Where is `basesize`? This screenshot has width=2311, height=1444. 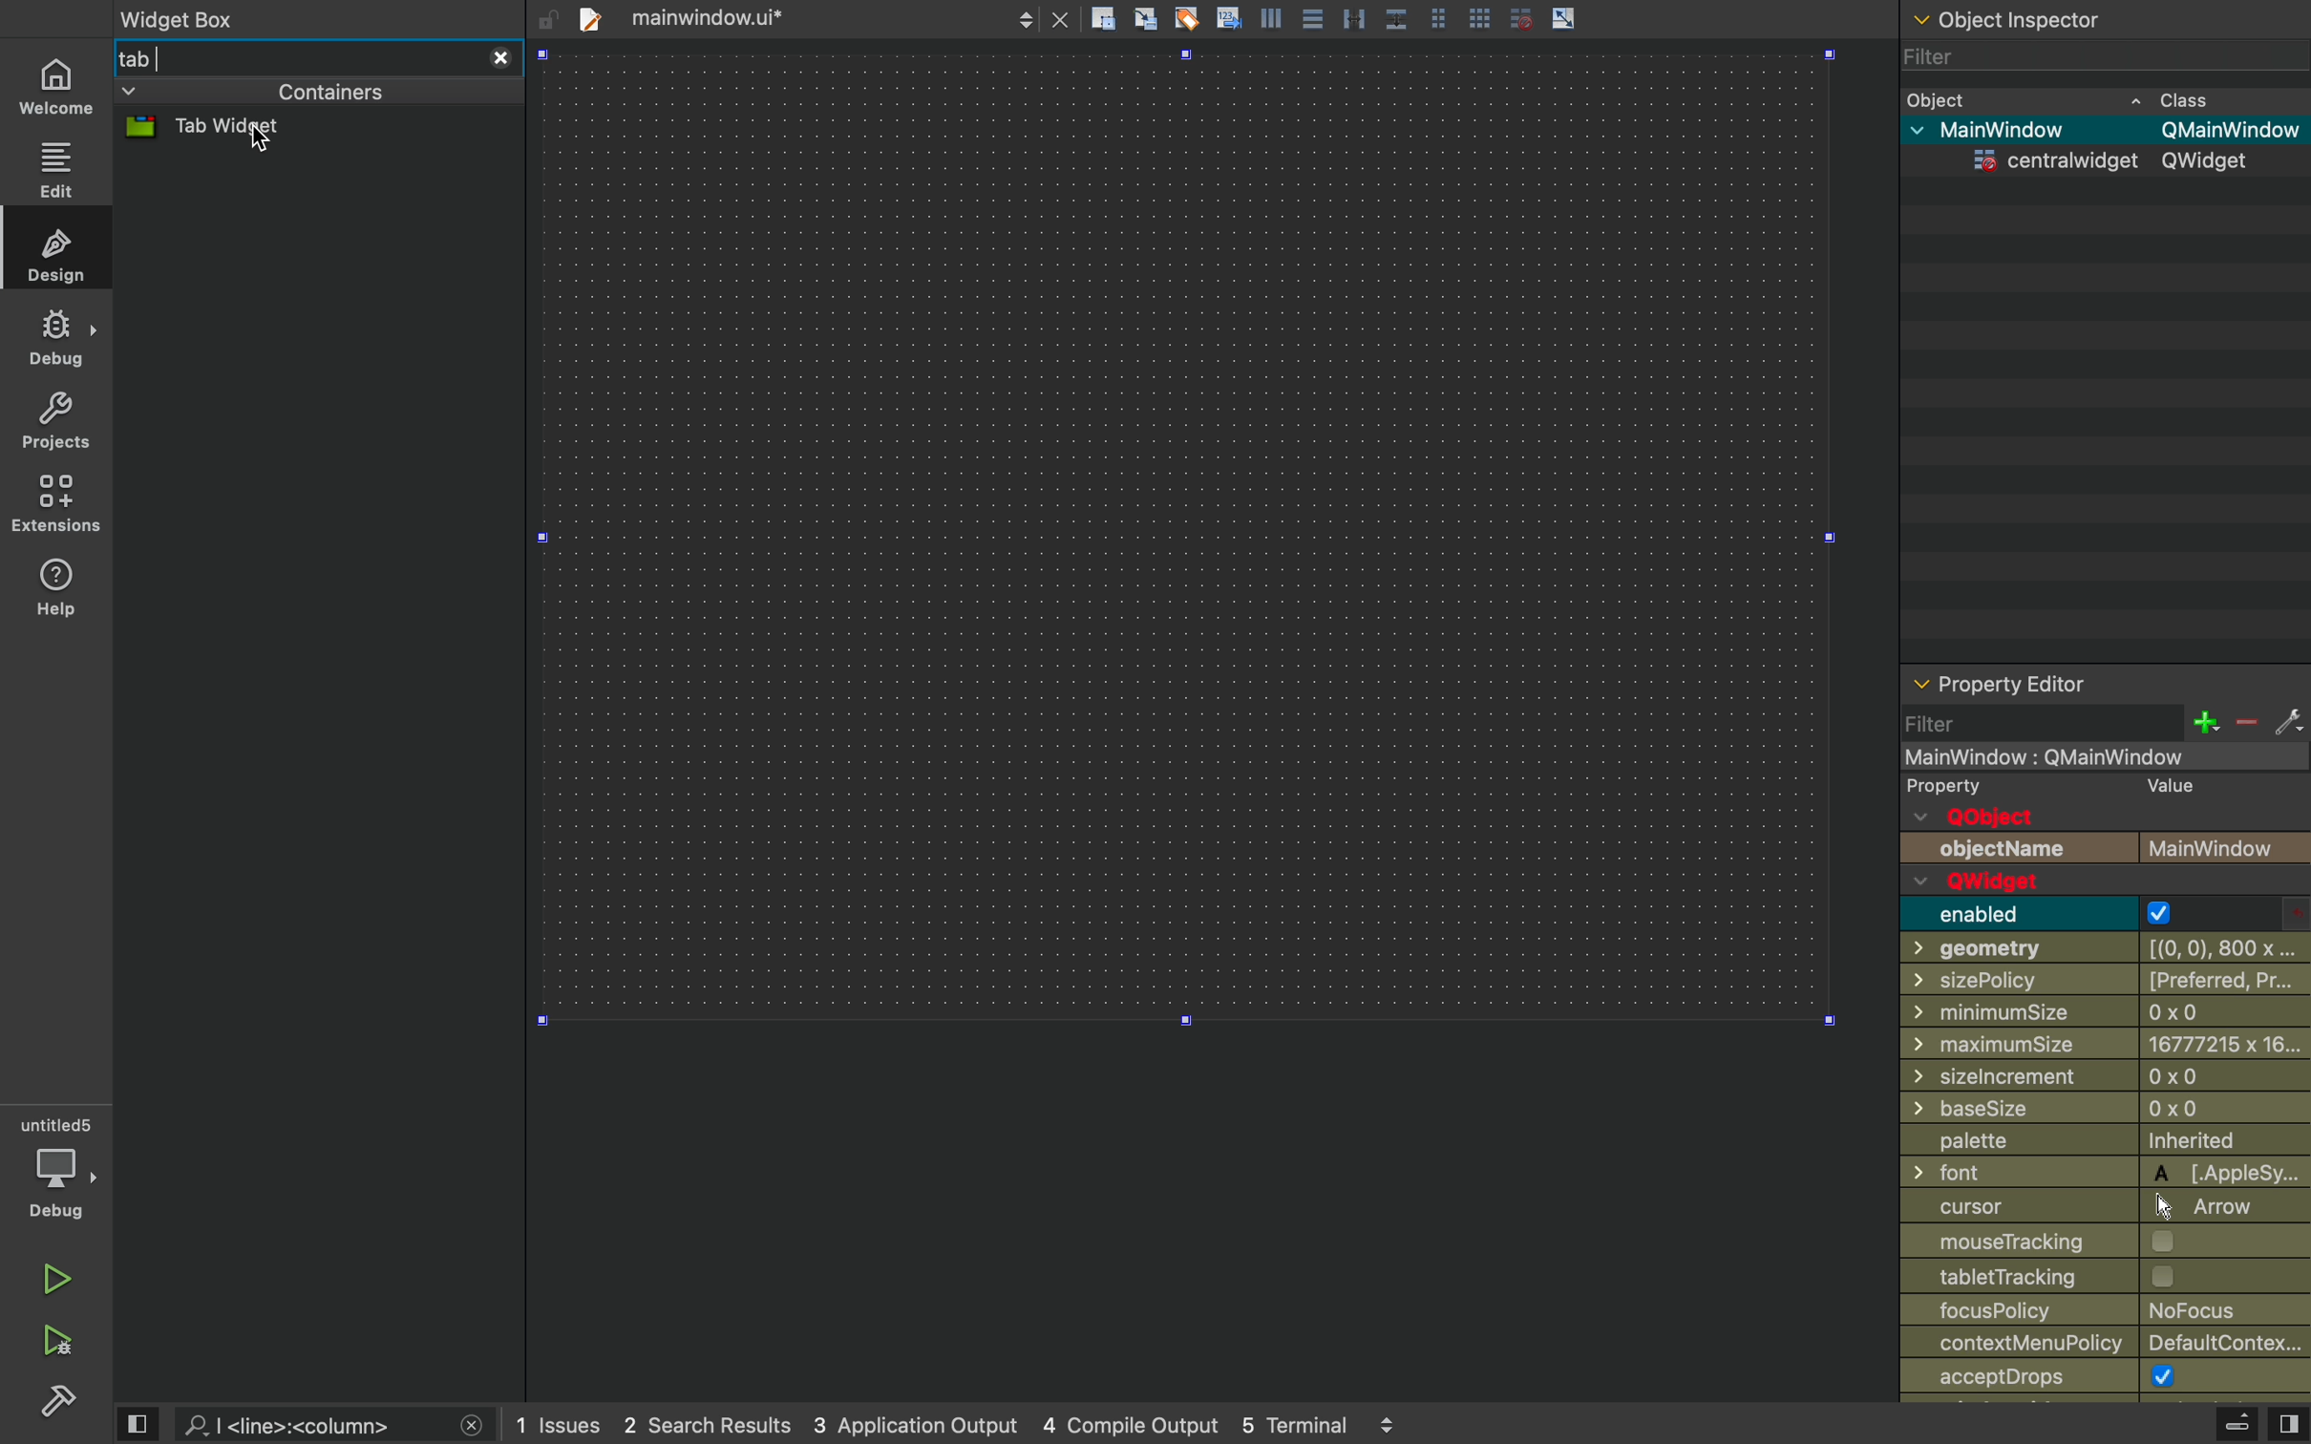
basesize is located at coordinates (2108, 1113).